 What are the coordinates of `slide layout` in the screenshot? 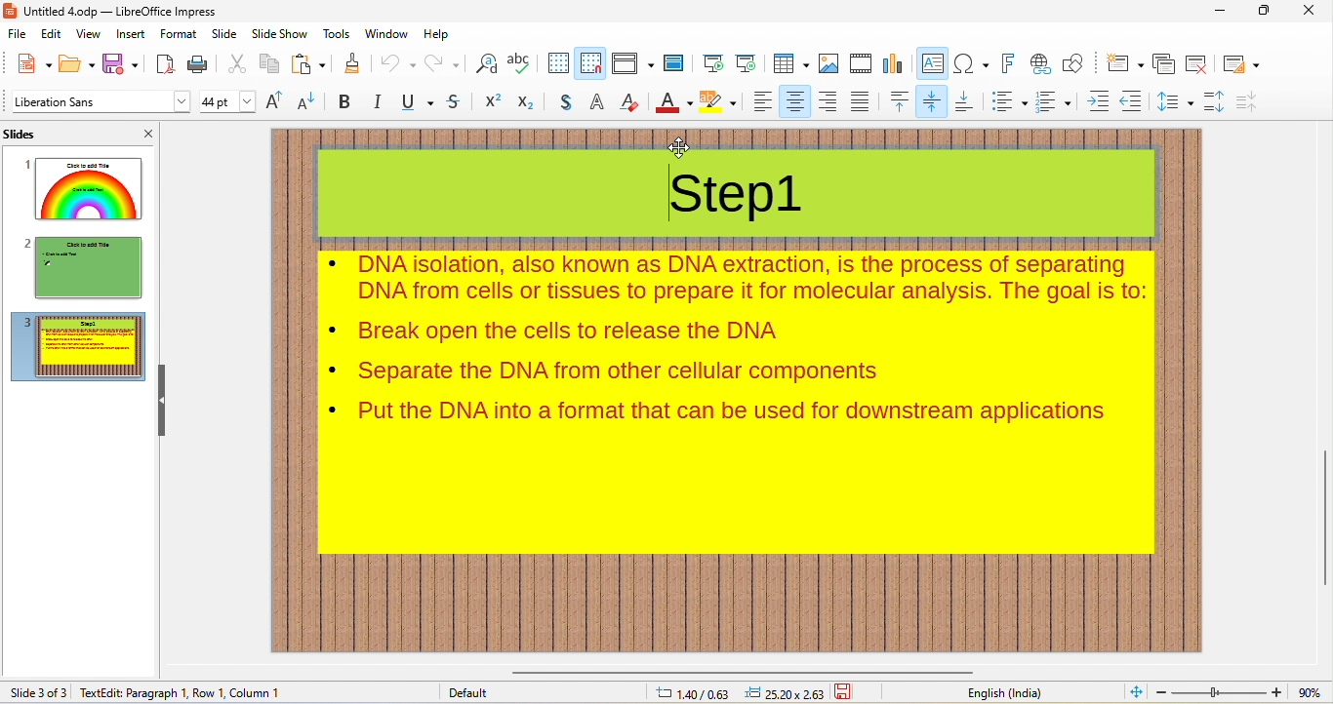 It's located at (1241, 64).